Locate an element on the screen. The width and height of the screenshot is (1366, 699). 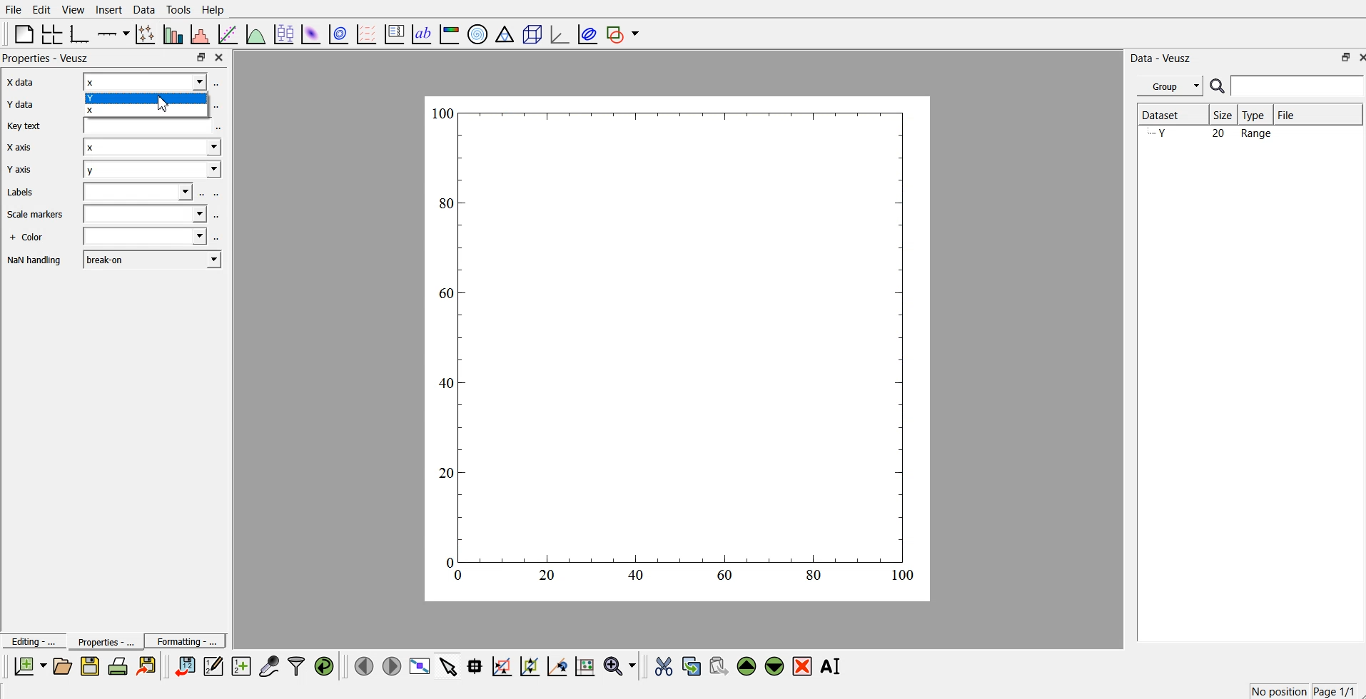
Y data is located at coordinates (25, 107).